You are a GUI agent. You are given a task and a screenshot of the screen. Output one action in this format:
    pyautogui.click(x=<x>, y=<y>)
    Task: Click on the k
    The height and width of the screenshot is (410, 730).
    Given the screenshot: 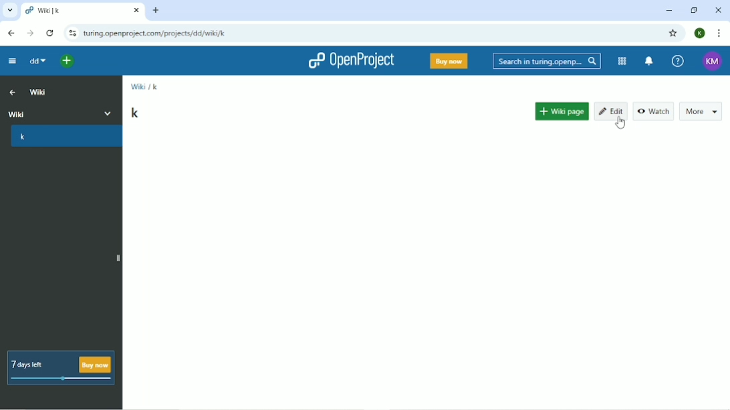 What is the action you would take?
    pyautogui.click(x=64, y=138)
    